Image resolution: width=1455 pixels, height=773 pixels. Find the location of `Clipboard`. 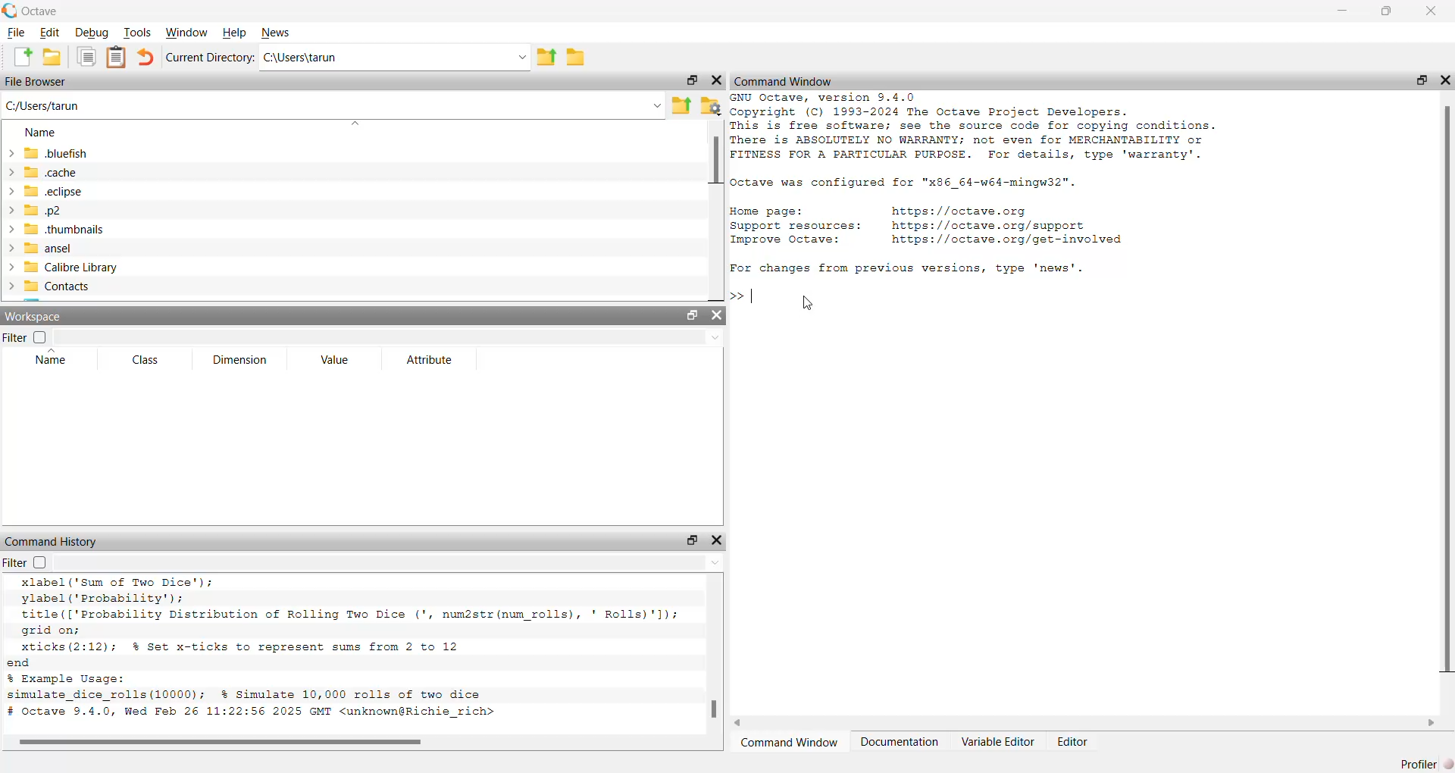

Clipboard is located at coordinates (114, 58).